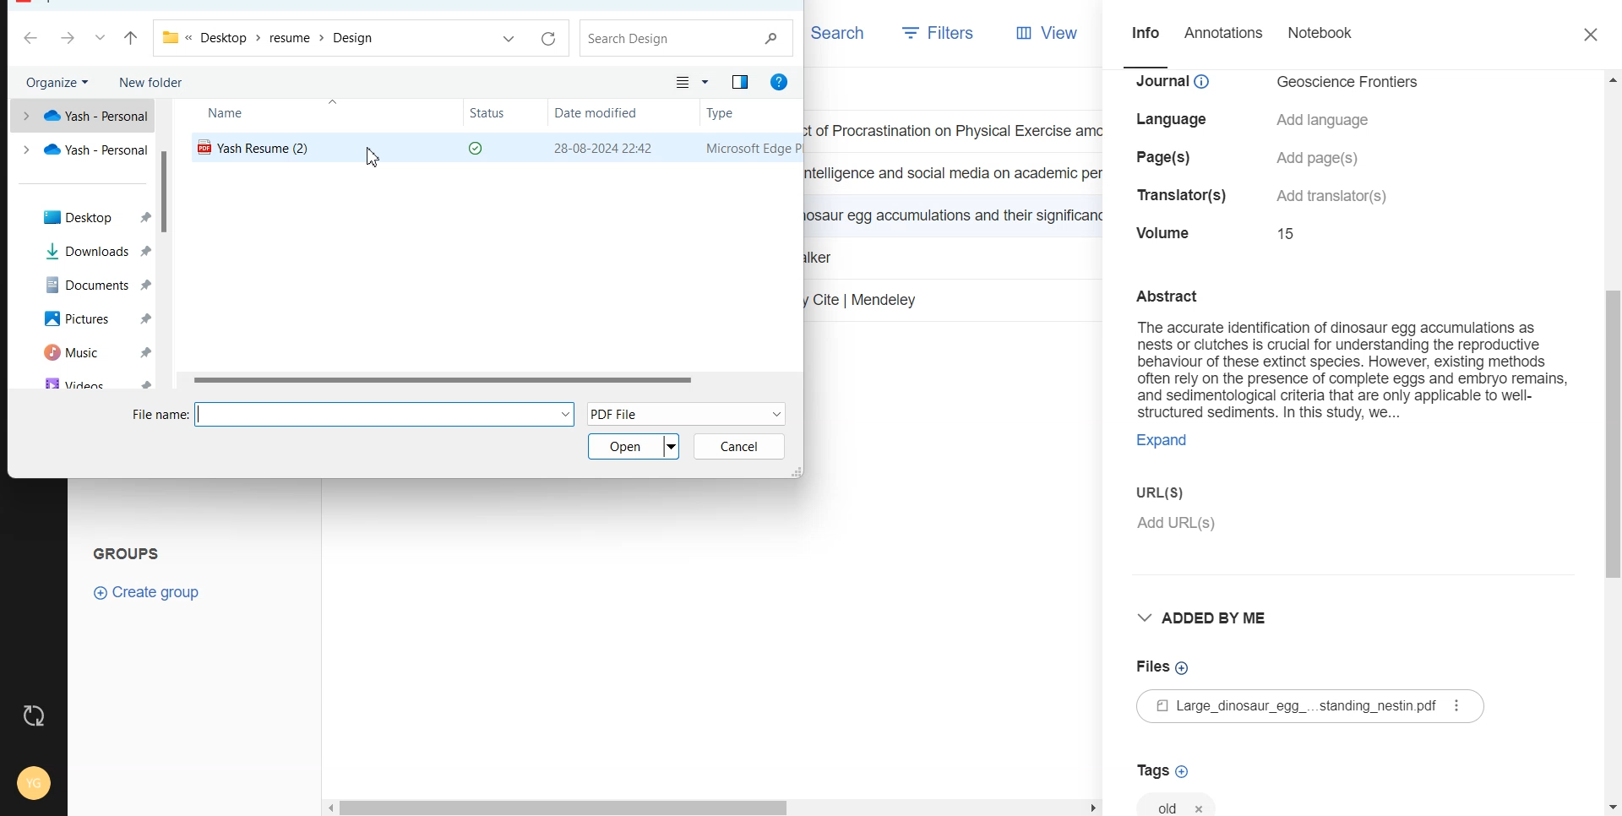 Image resolution: width=1622 pixels, height=816 pixels. What do you see at coordinates (80, 150) in the screenshot?
I see `One Drive` at bounding box center [80, 150].